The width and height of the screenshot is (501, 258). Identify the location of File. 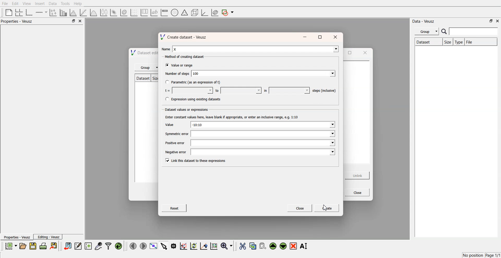
(474, 42).